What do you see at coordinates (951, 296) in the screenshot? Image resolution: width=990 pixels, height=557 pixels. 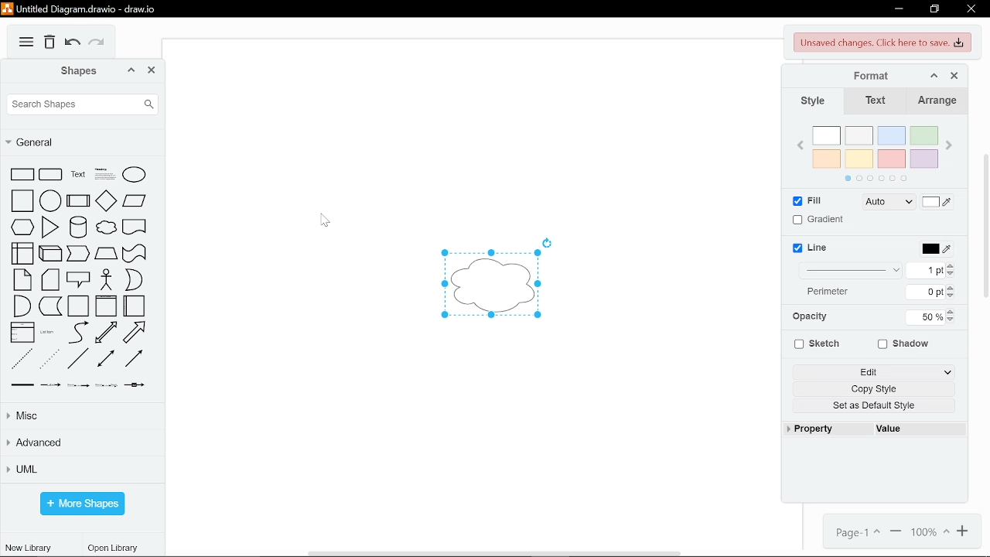 I see `decrease perimeter` at bounding box center [951, 296].